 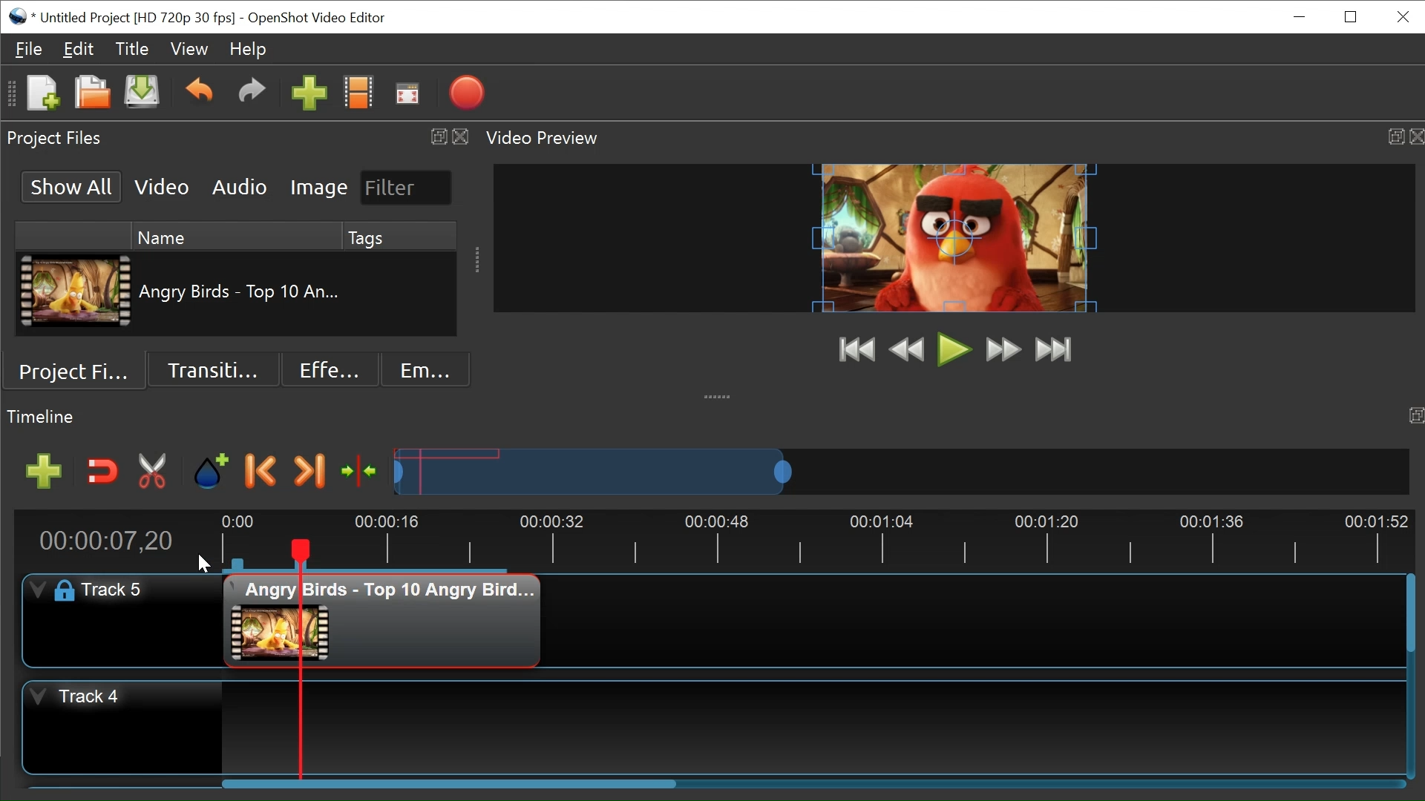 What do you see at coordinates (954, 140) in the screenshot?
I see `Video Preview` at bounding box center [954, 140].